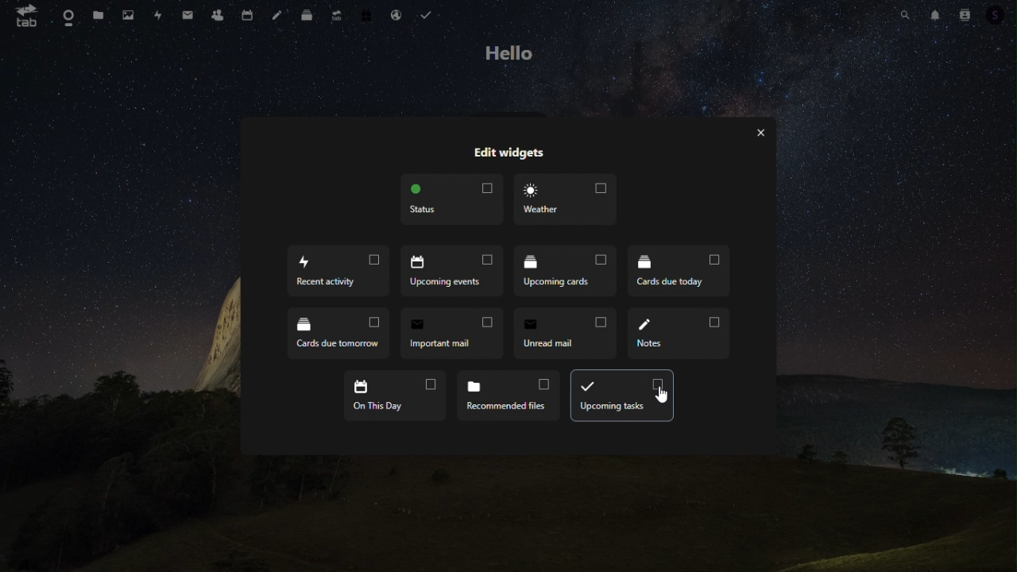 This screenshot has height=572, width=1017. What do you see at coordinates (678, 332) in the screenshot?
I see `notes` at bounding box center [678, 332].